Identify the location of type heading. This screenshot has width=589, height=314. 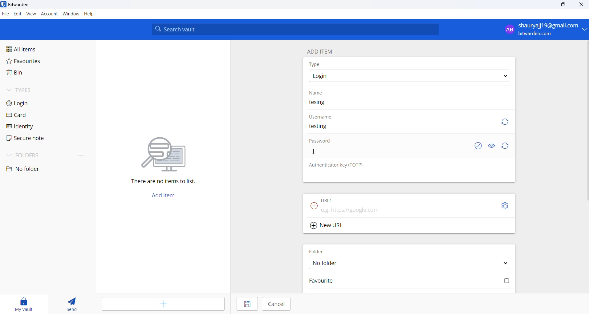
(316, 65).